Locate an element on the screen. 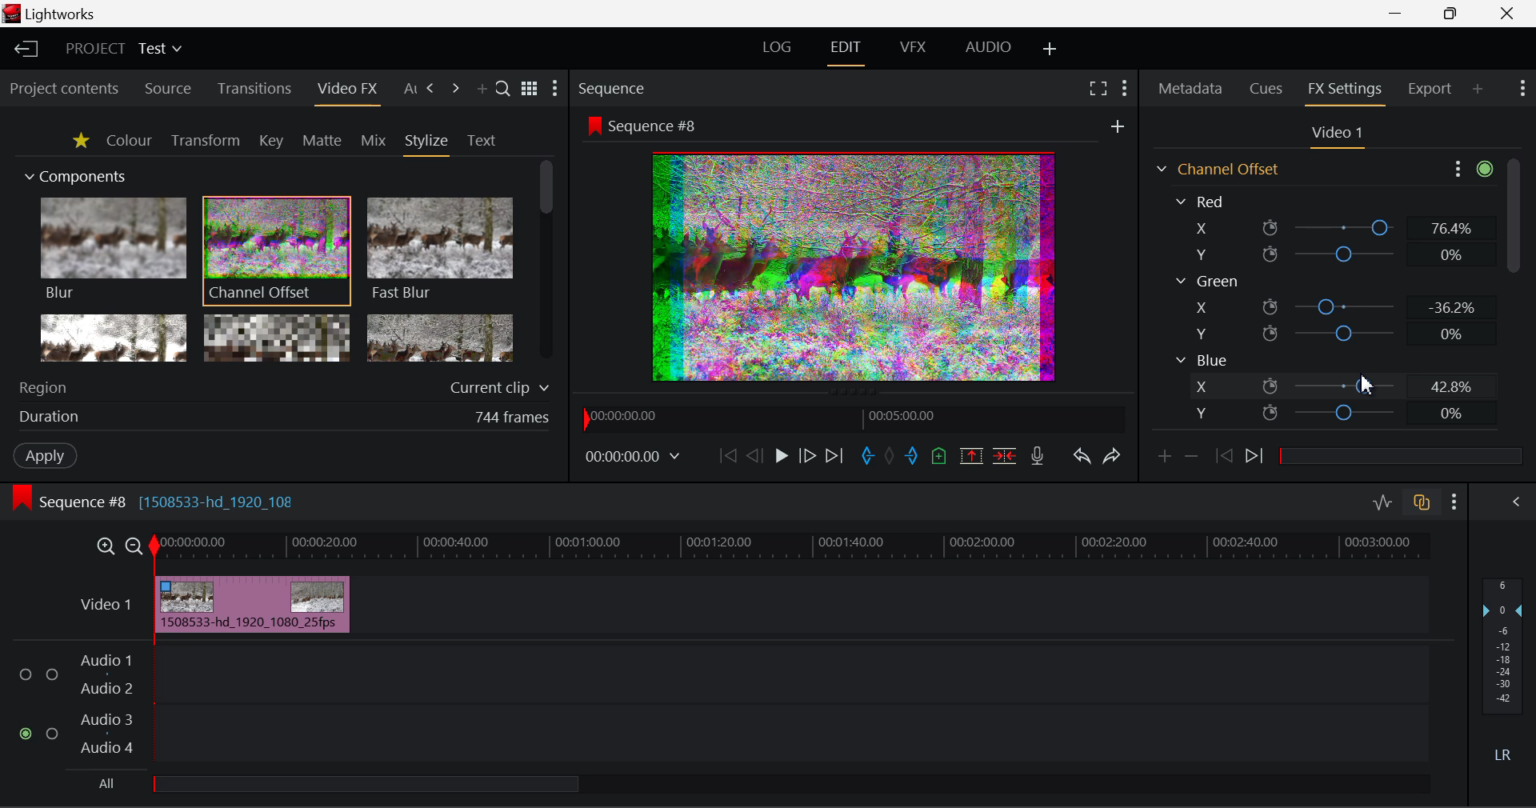  Export is located at coordinates (1430, 89).